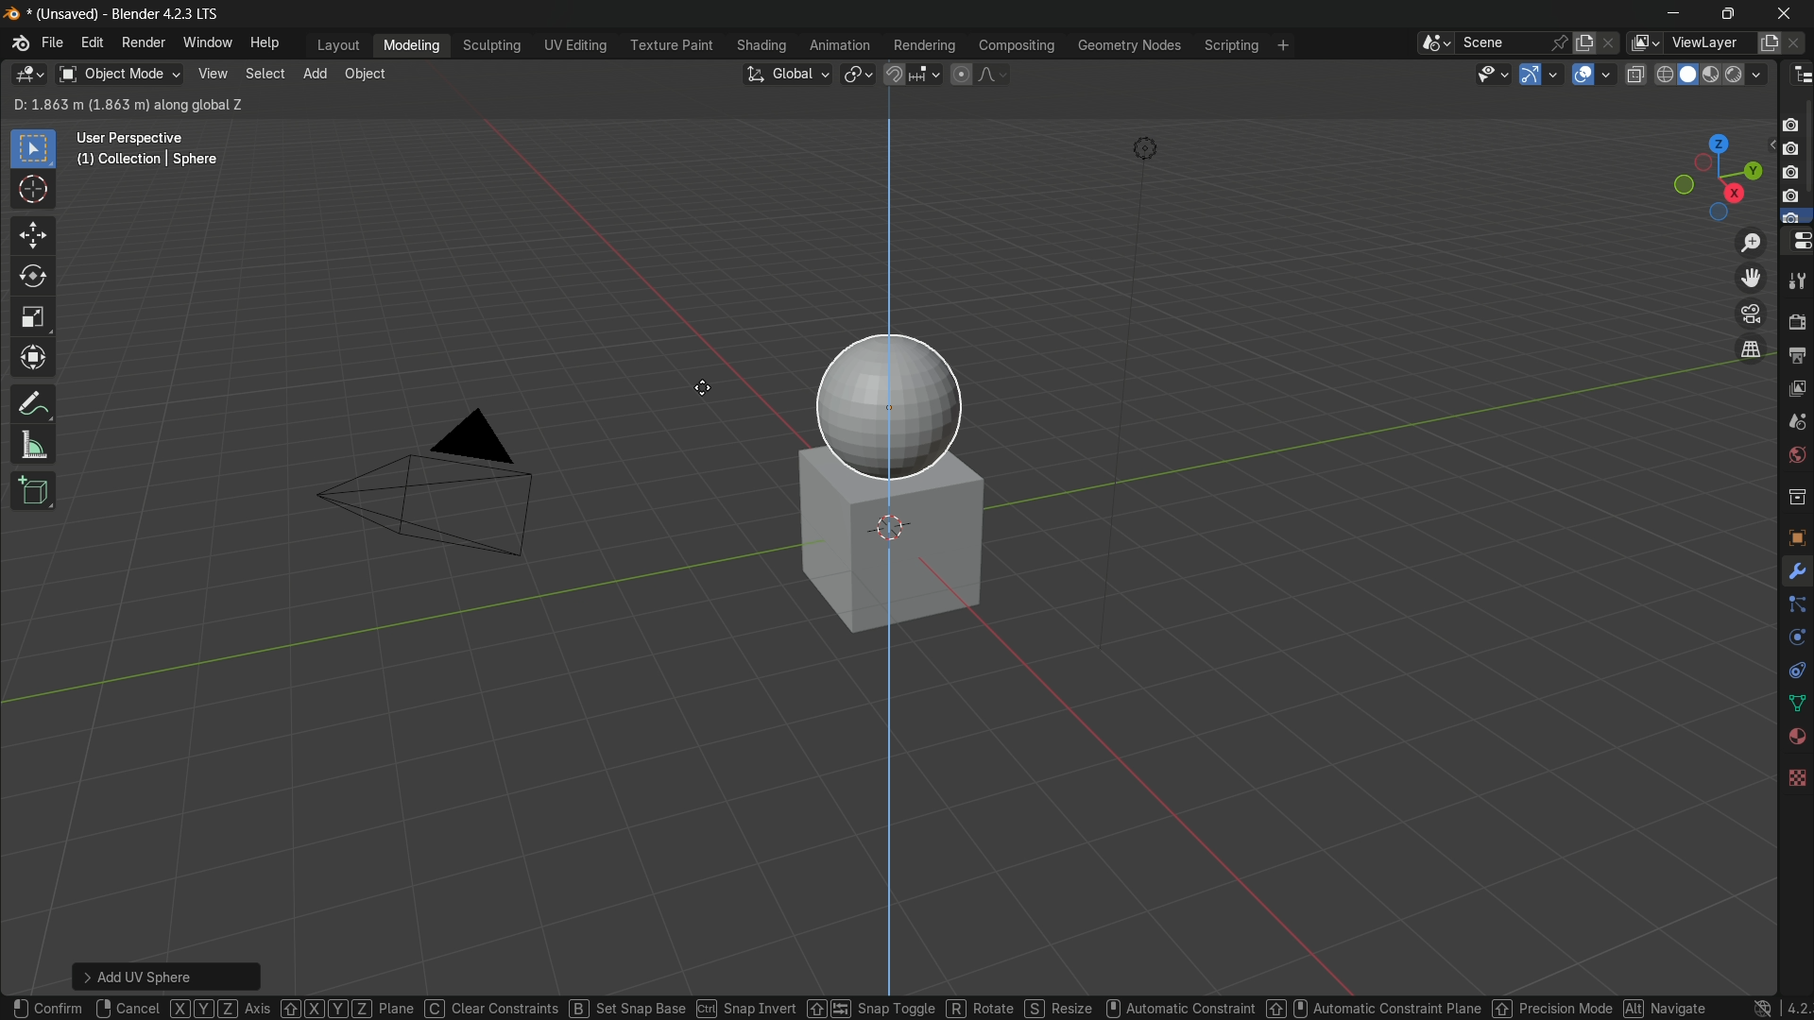  Describe the element at coordinates (575, 45) in the screenshot. I see `uv editing menu` at that location.